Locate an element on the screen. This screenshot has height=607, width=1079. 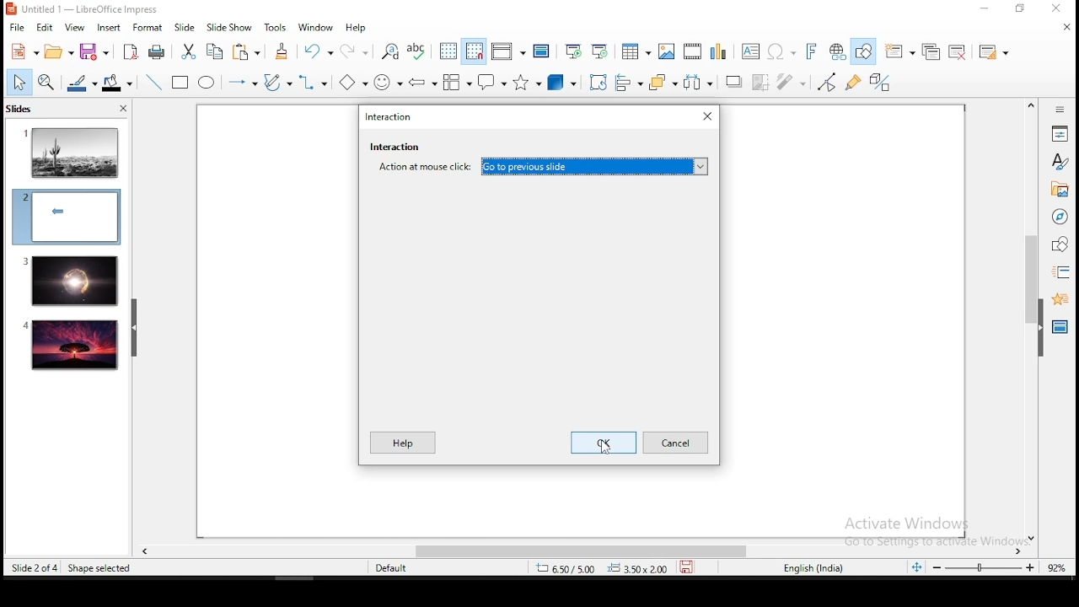
slide is located at coordinates (72, 346).